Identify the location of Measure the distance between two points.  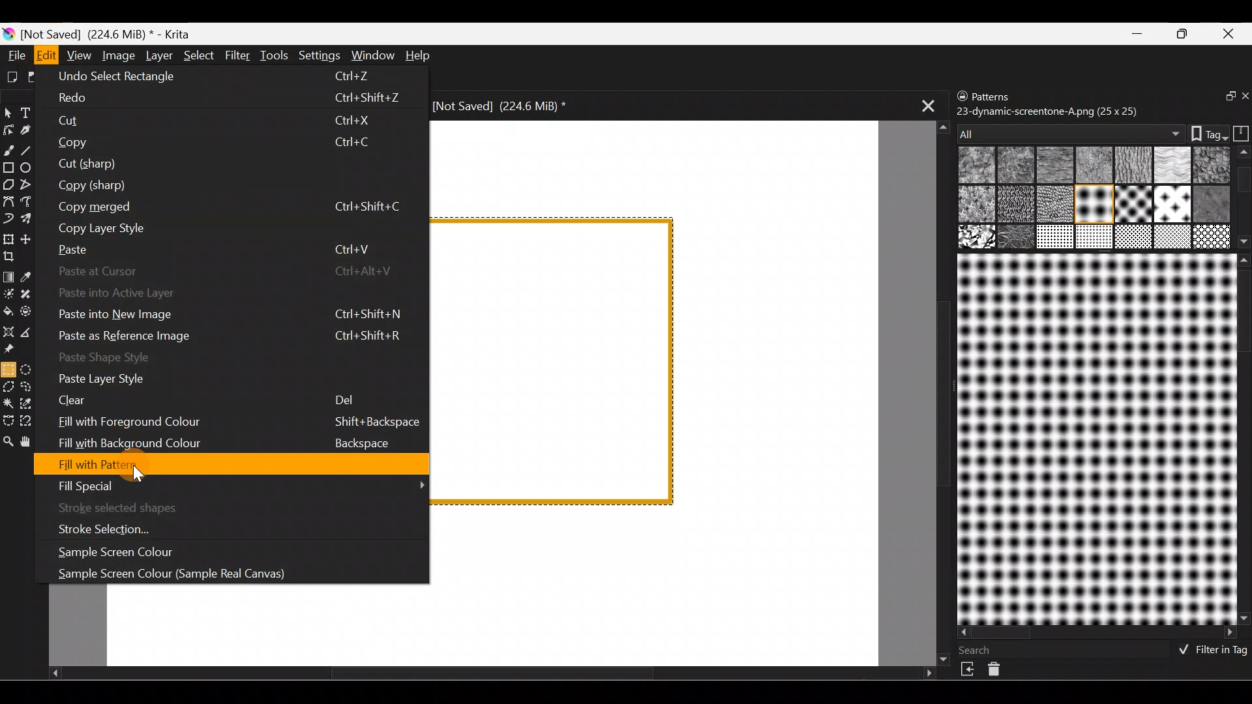
(32, 332).